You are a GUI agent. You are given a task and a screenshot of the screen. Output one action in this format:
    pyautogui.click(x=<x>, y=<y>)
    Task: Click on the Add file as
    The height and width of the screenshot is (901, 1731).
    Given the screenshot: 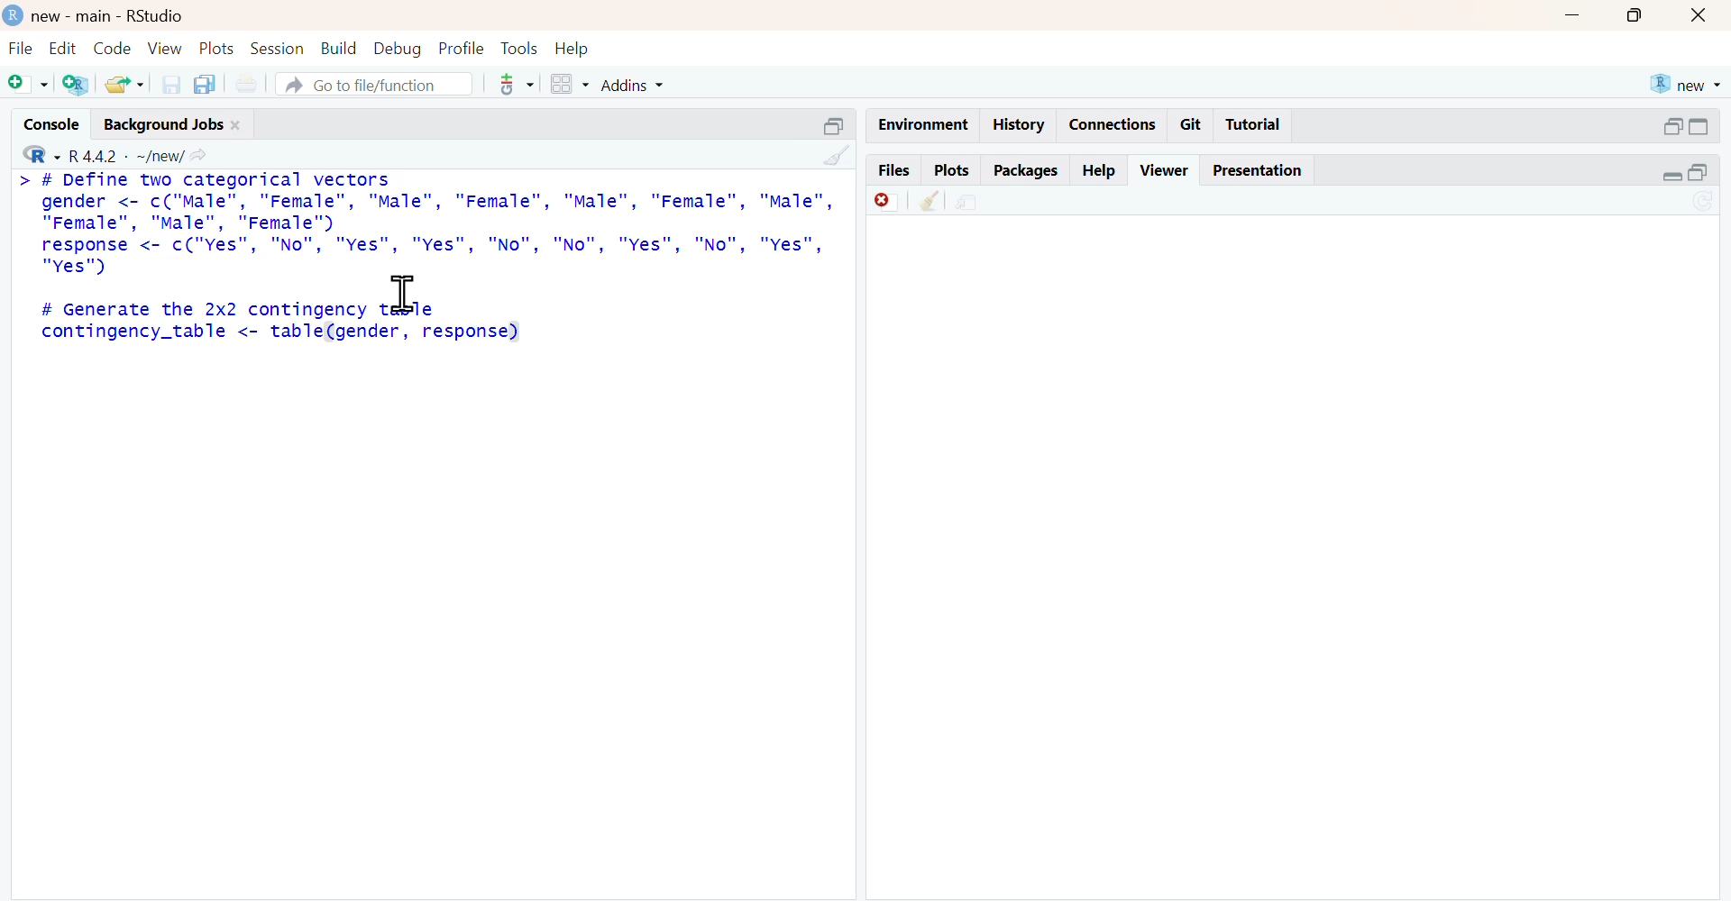 What is the action you would take?
    pyautogui.click(x=27, y=83)
    